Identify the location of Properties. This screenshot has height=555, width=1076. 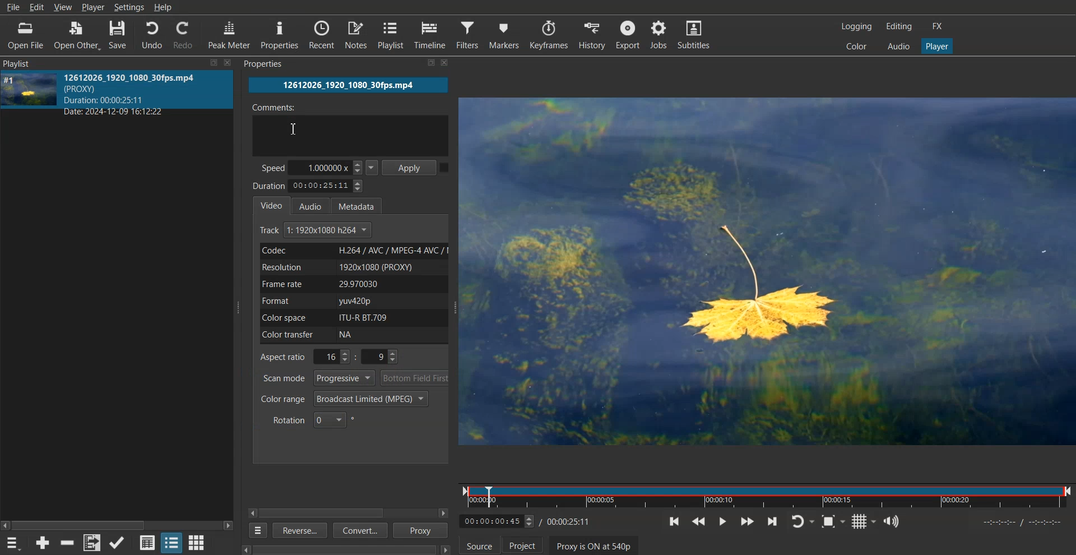
(280, 35).